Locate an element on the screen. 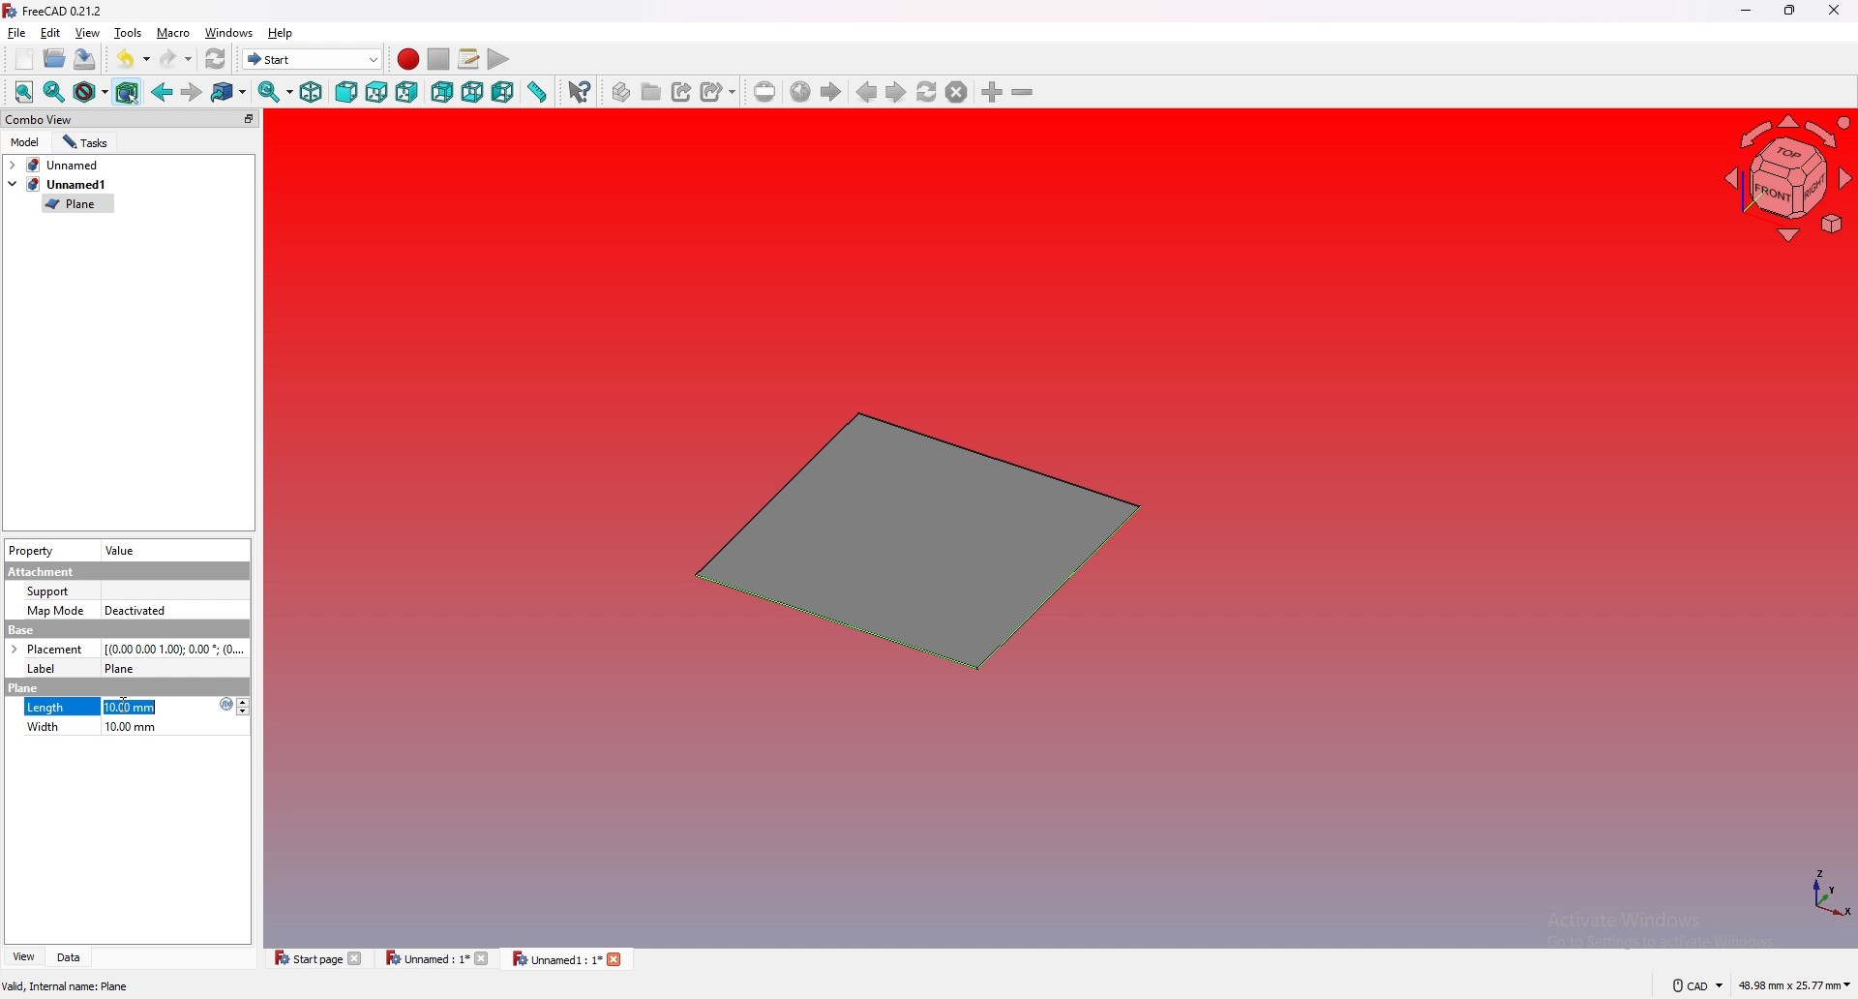 This screenshot has width=1858, height=999. macro is located at coordinates (174, 32).